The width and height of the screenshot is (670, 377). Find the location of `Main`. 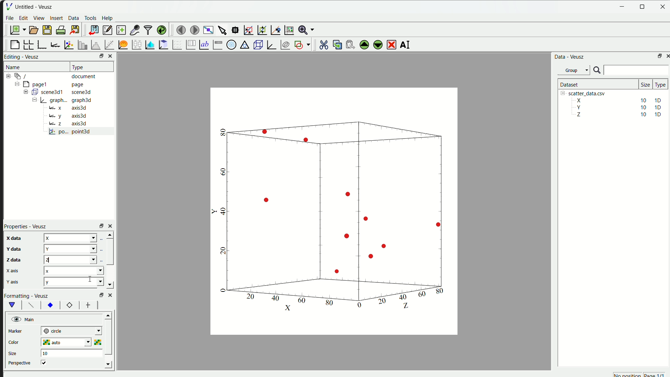

Main is located at coordinates (25, 319).